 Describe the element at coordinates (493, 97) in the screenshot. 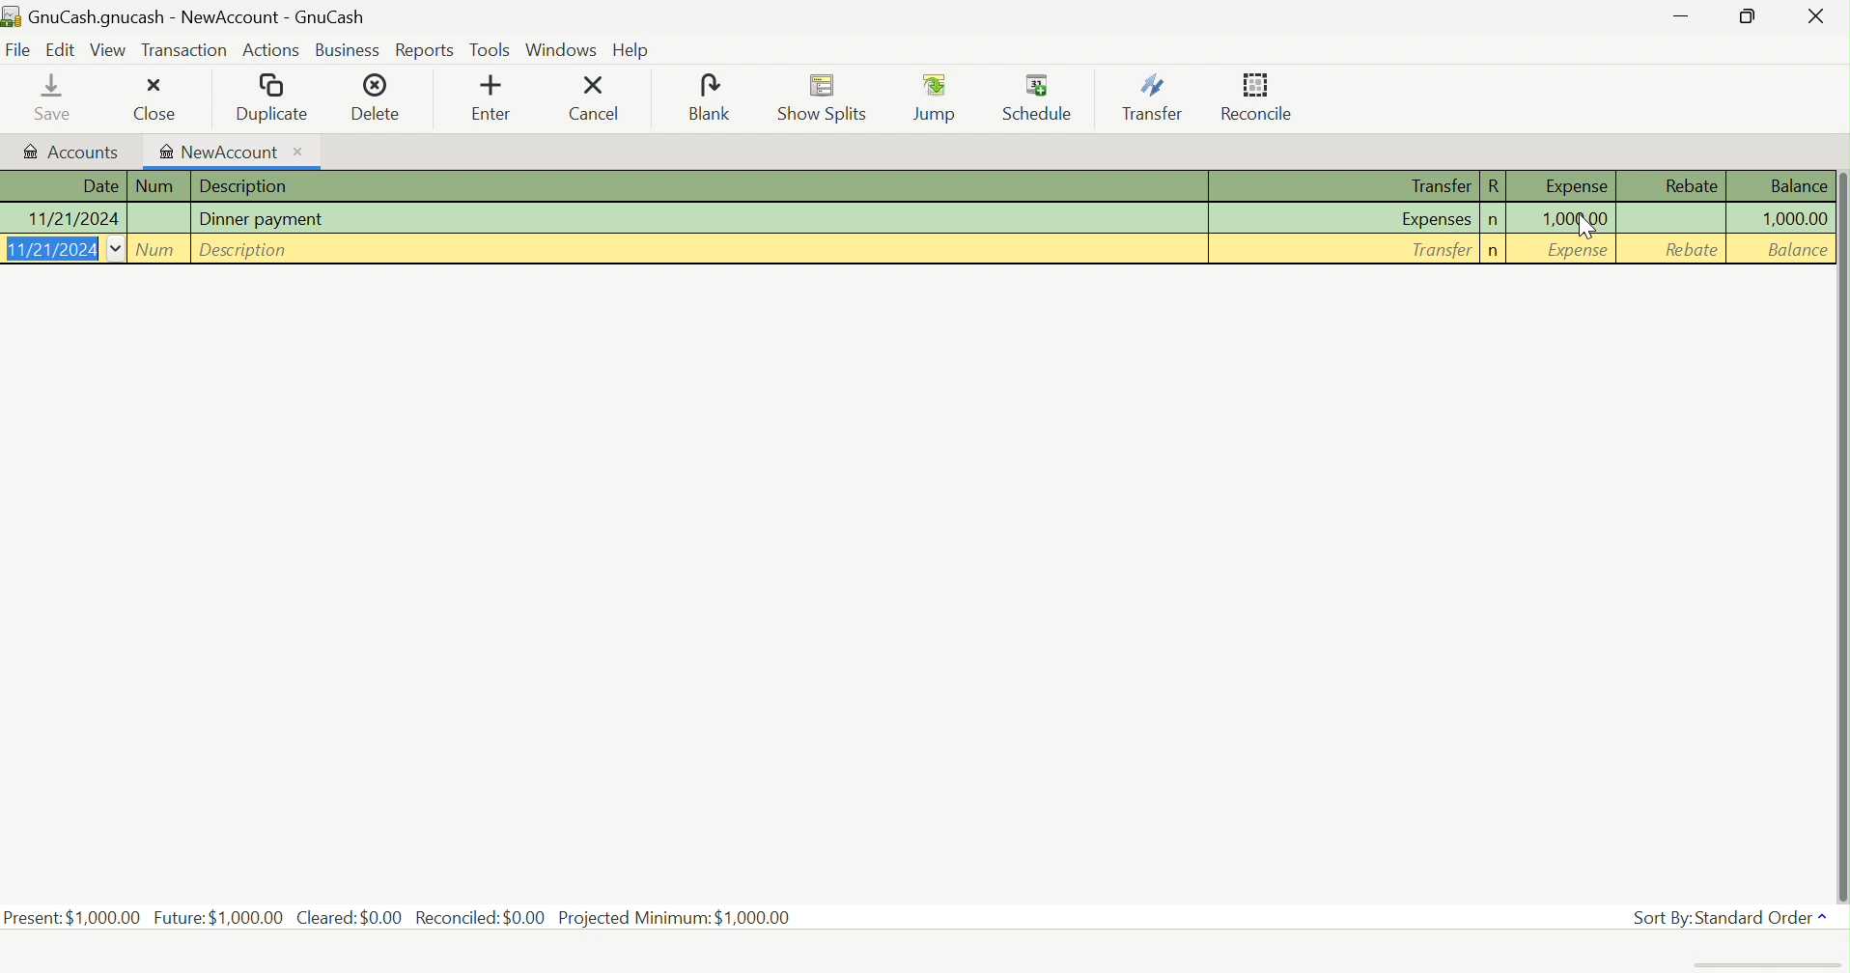

I see `Enter` at that location.